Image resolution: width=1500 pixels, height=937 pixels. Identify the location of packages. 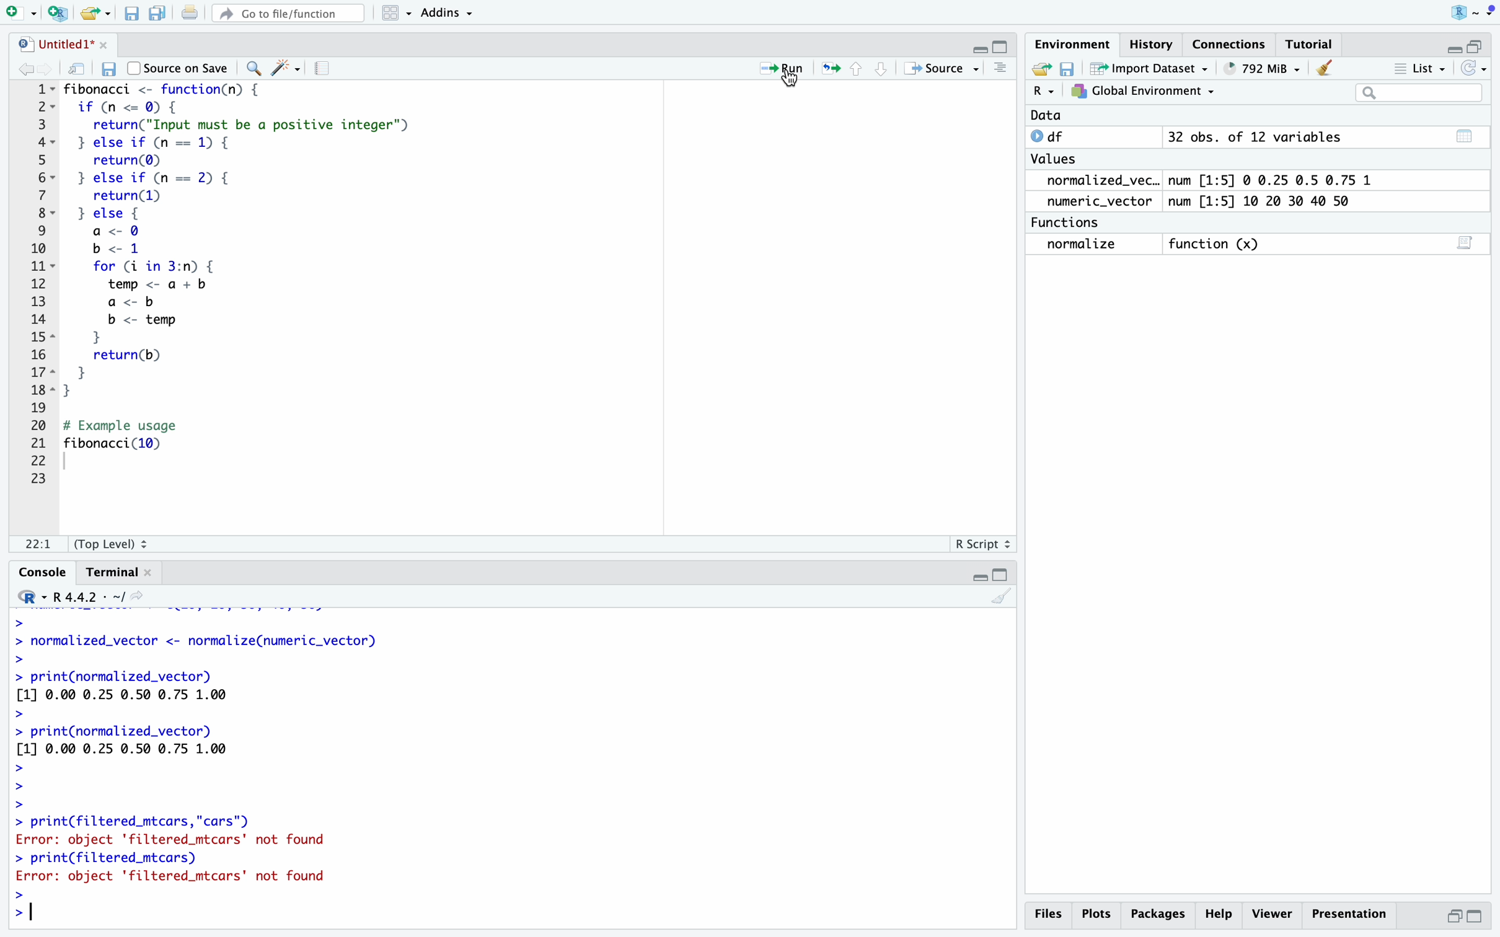
(1158, 915).